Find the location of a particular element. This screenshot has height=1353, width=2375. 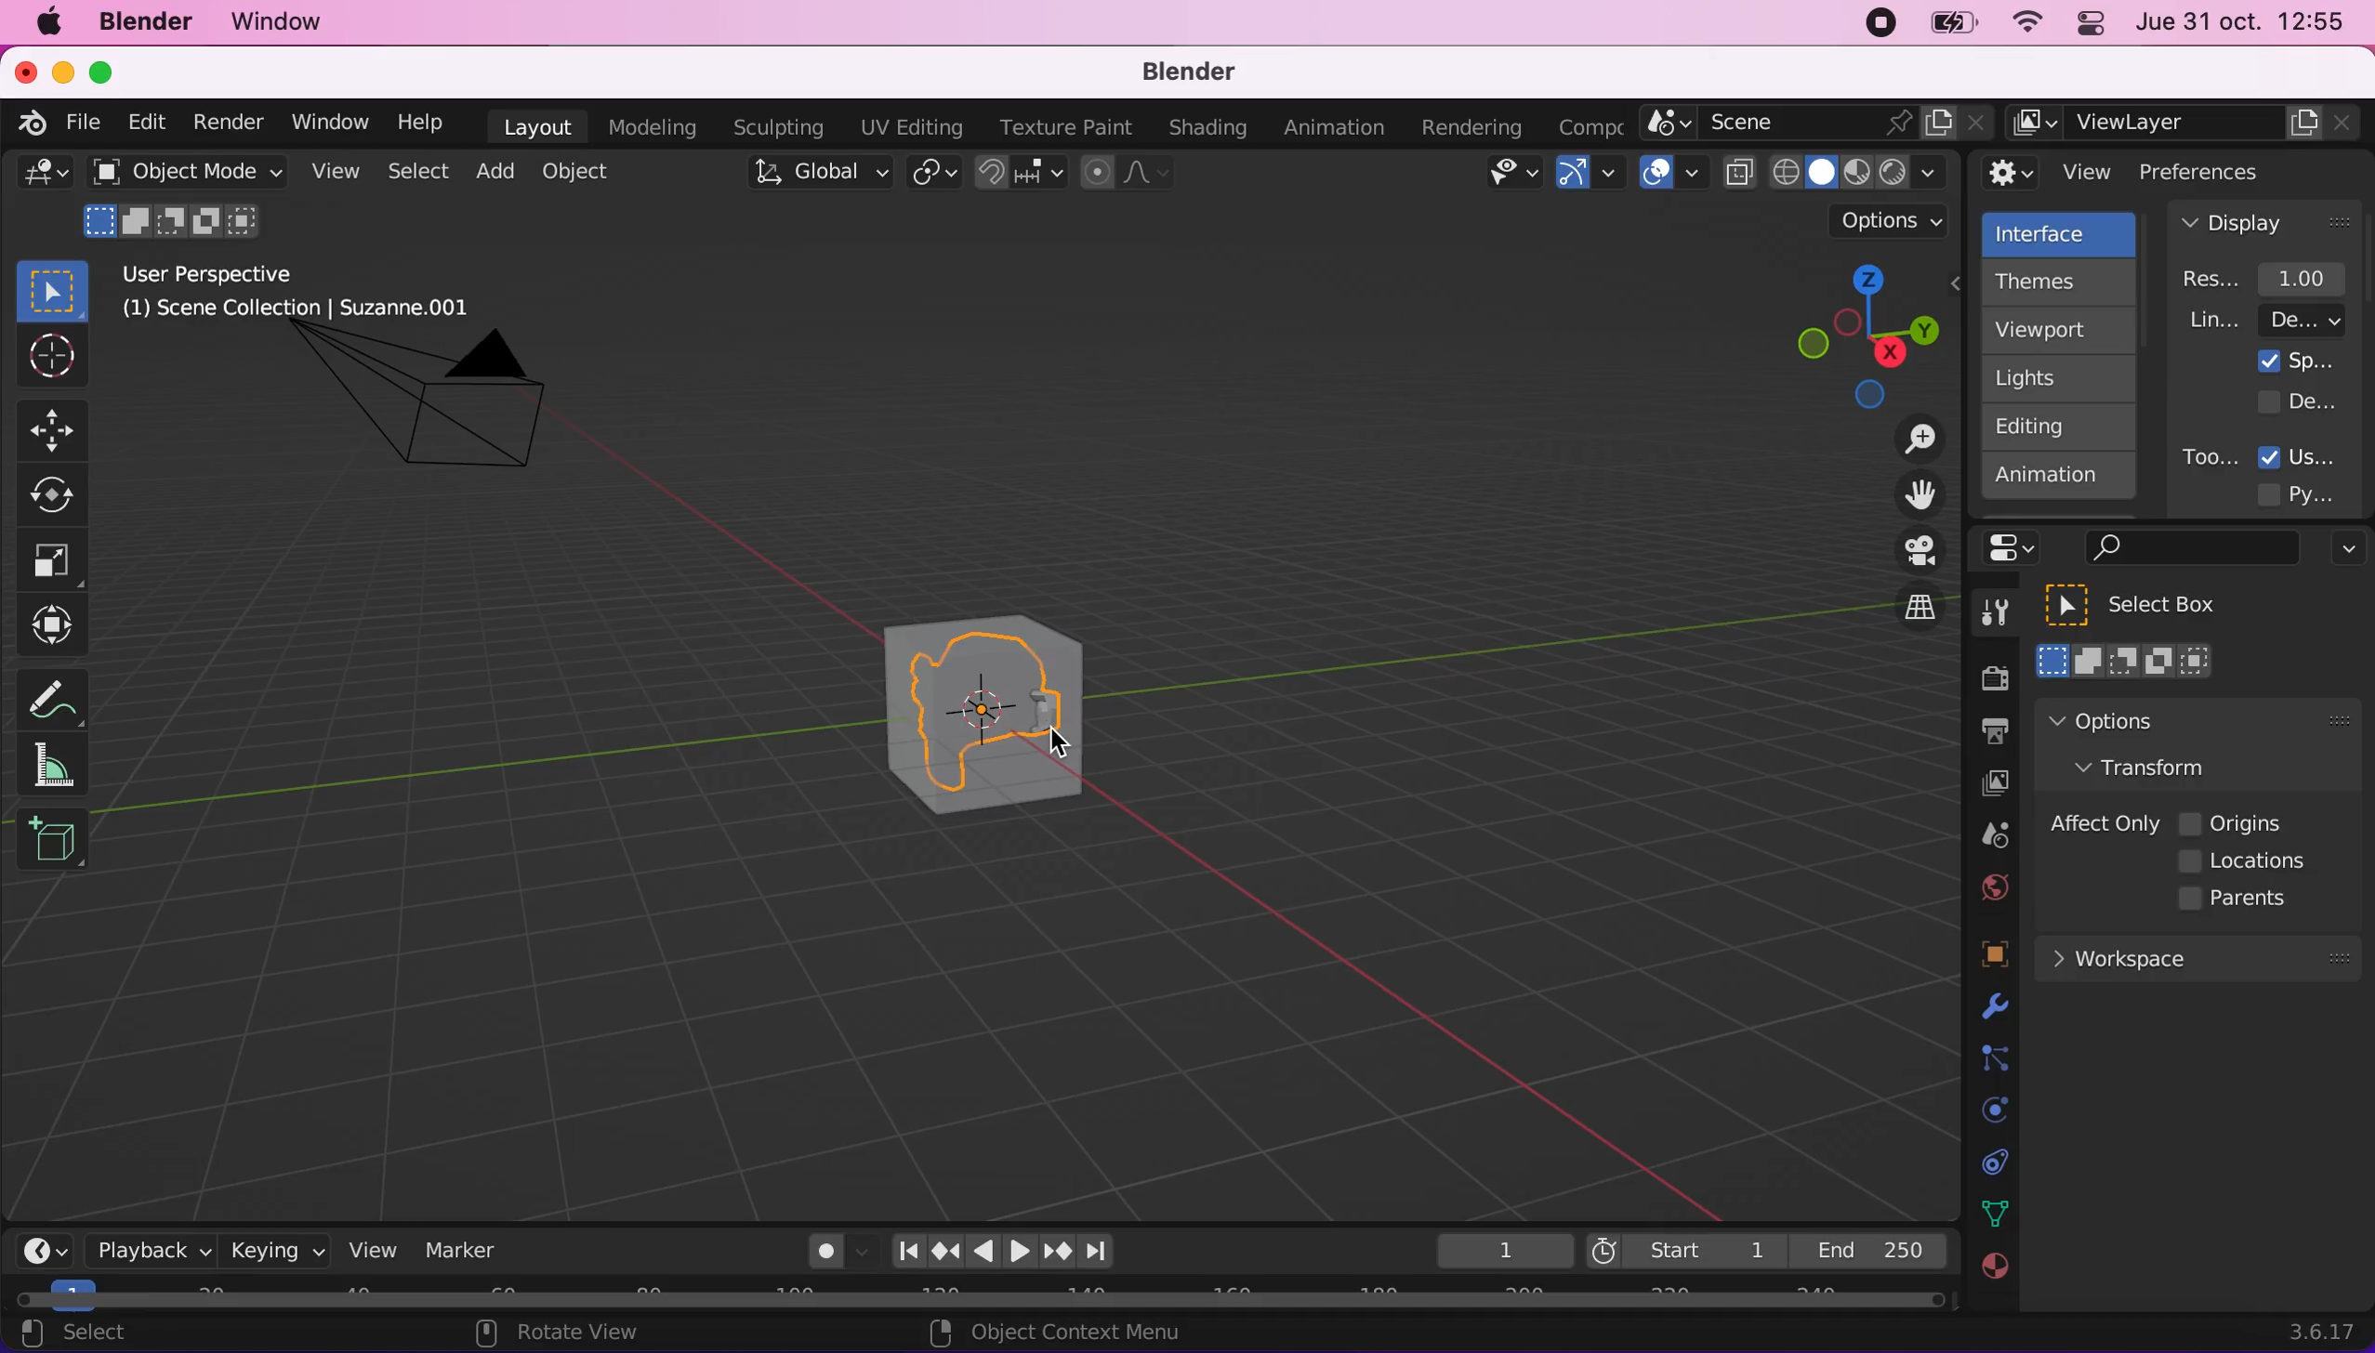

uv editing is located at coordinates (910, 127).